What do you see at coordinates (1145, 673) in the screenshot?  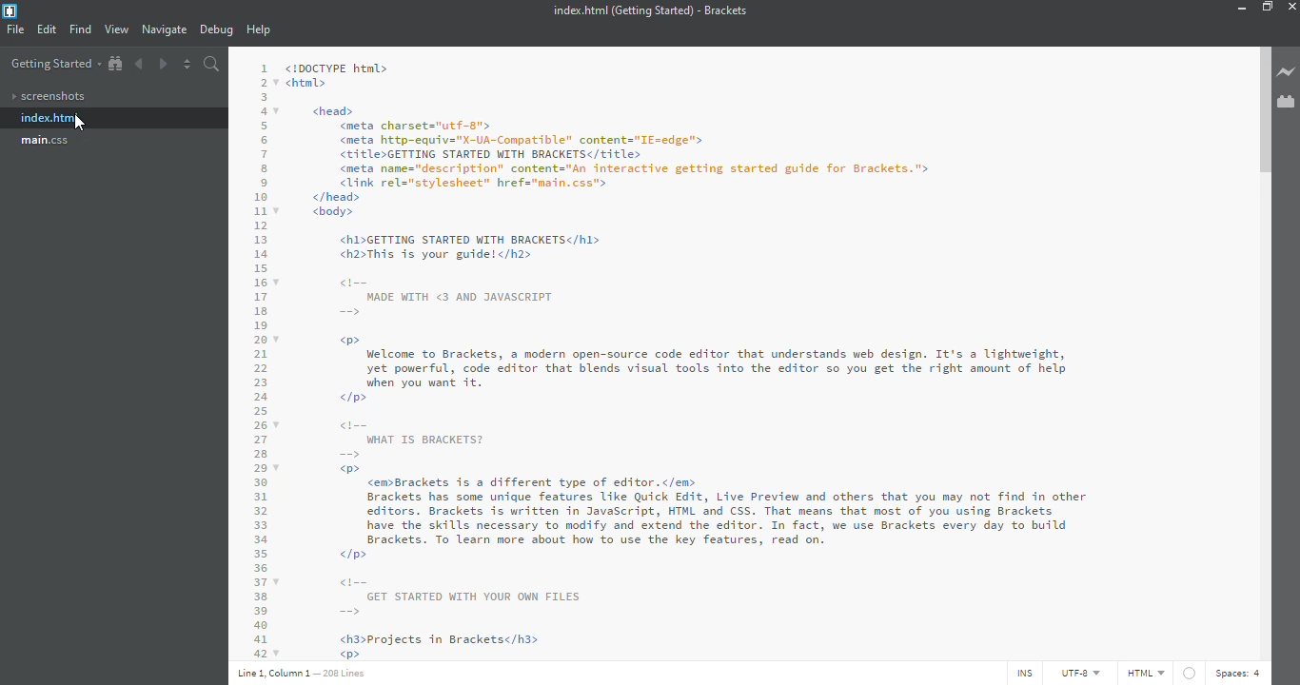 I see `html` at bounding box center [1145, 673].